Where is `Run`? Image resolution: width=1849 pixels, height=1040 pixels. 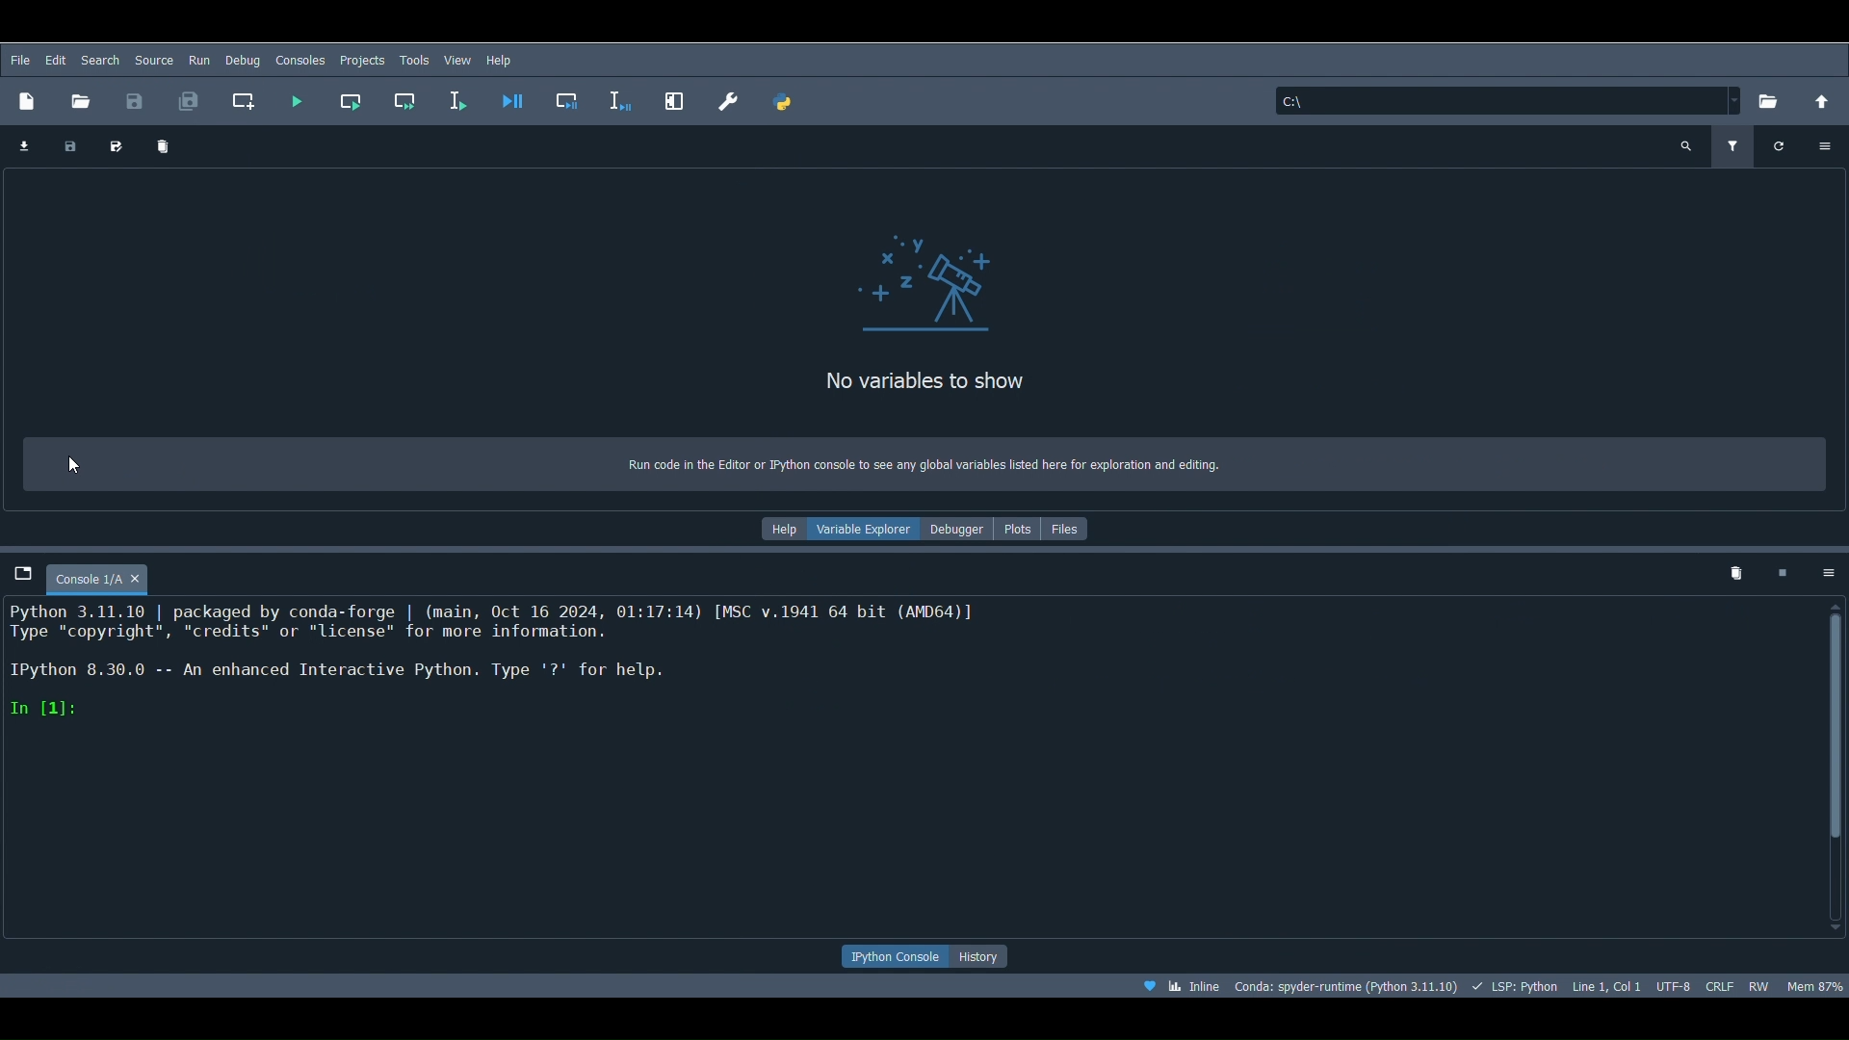
Run is located at coordinates (198, 61).